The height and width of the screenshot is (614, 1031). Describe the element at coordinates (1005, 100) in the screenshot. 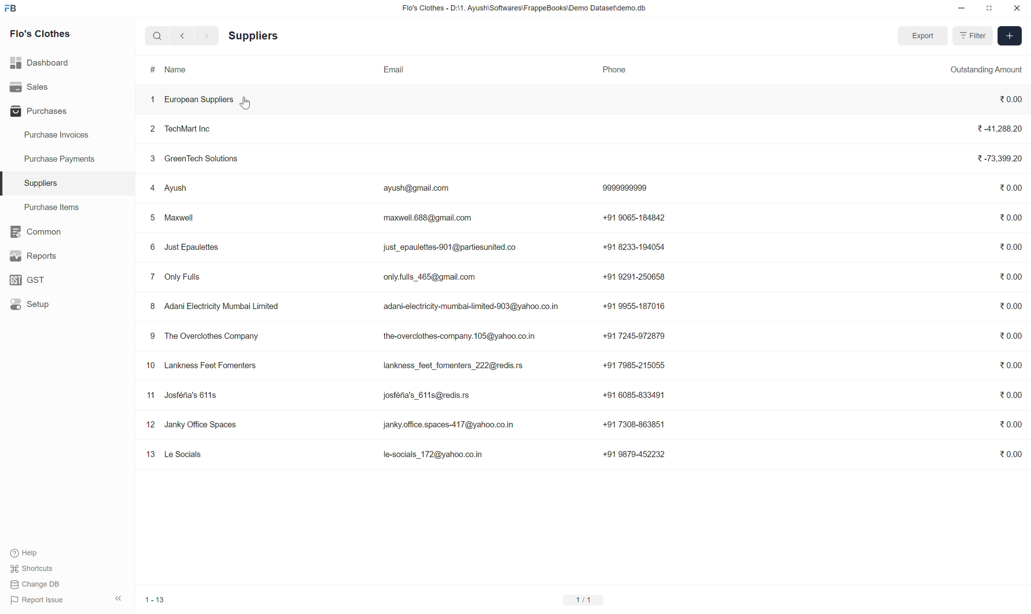

I see `%0.00` at that location.